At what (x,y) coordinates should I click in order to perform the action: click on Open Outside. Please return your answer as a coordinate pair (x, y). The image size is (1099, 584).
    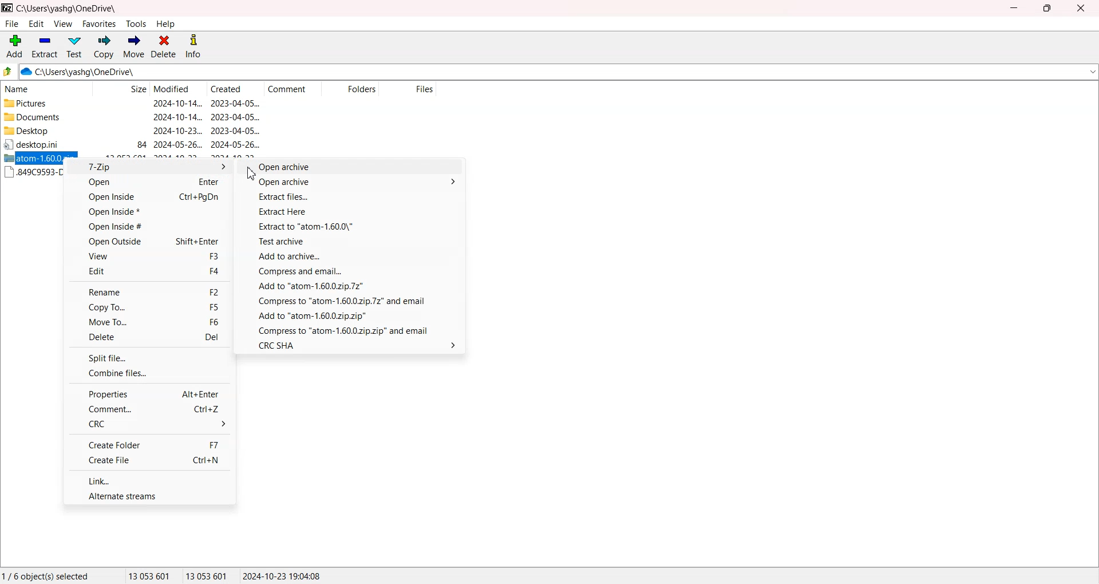
    Looking at the image, I should click on (148, 240).